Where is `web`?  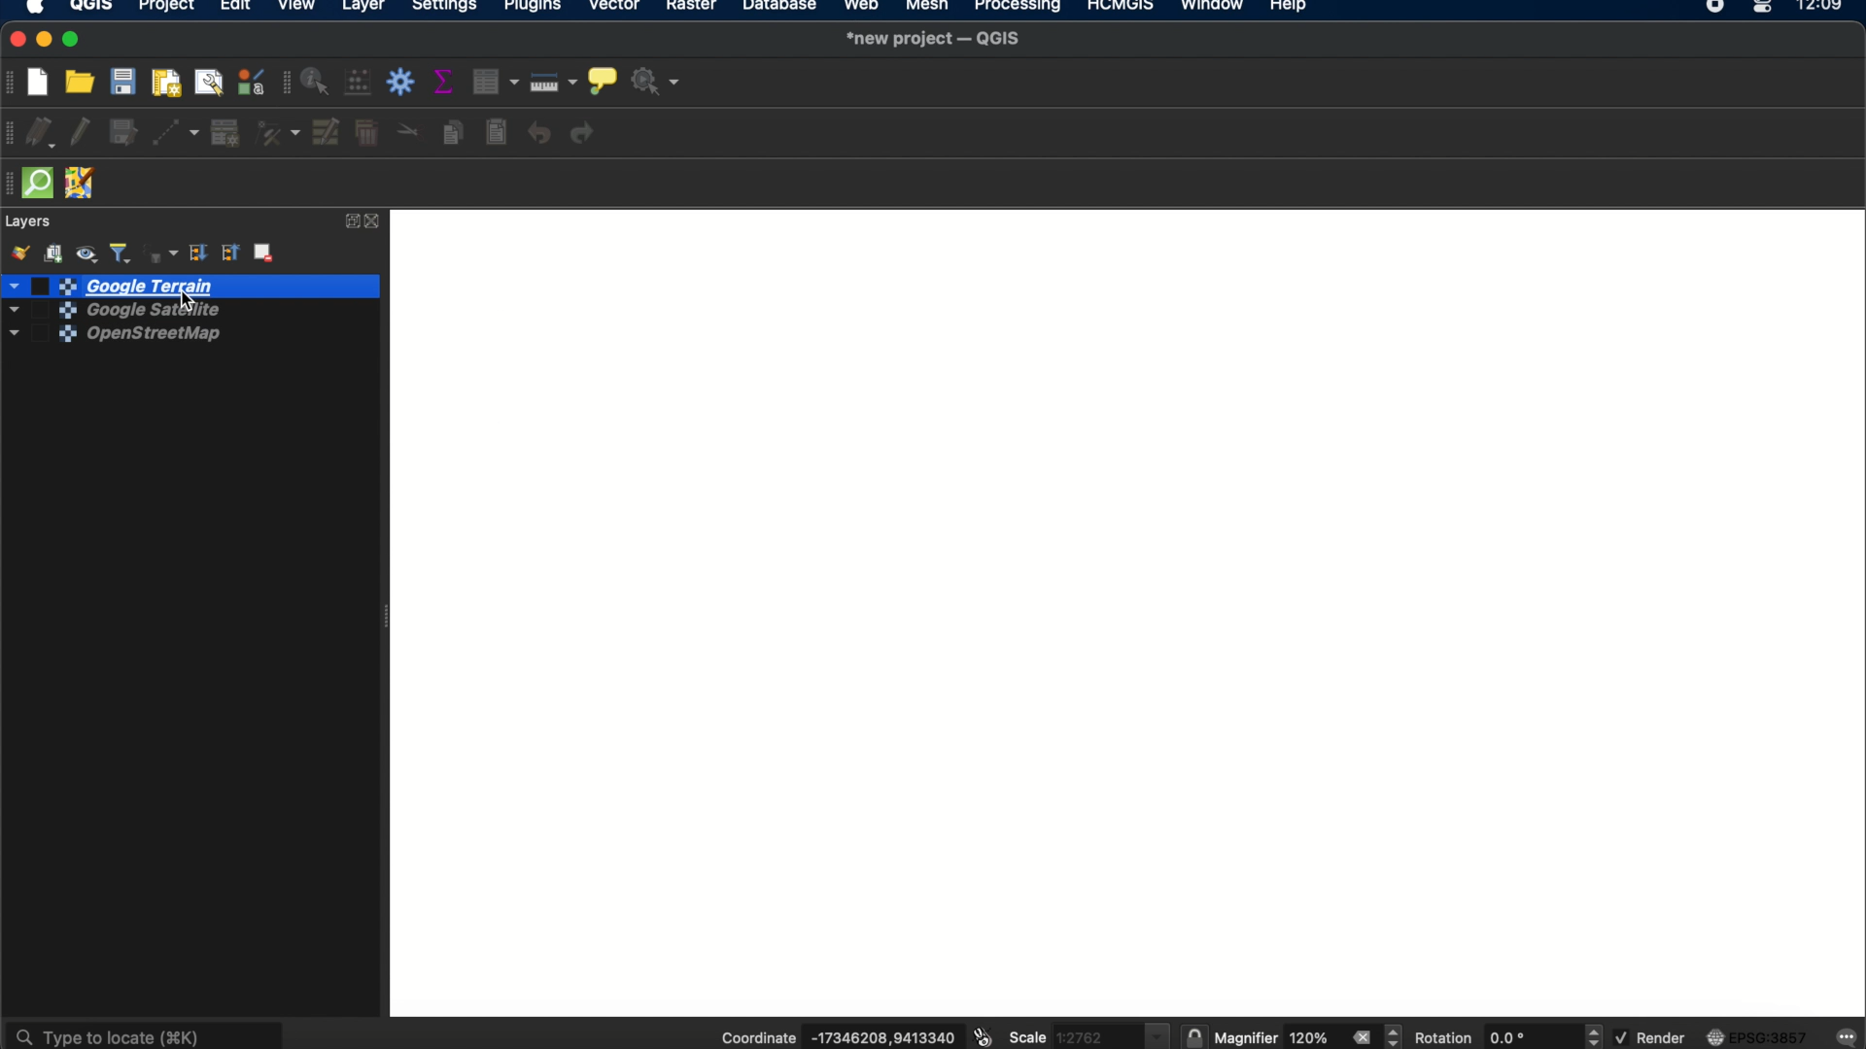 web is located at coordinates (862, 8).